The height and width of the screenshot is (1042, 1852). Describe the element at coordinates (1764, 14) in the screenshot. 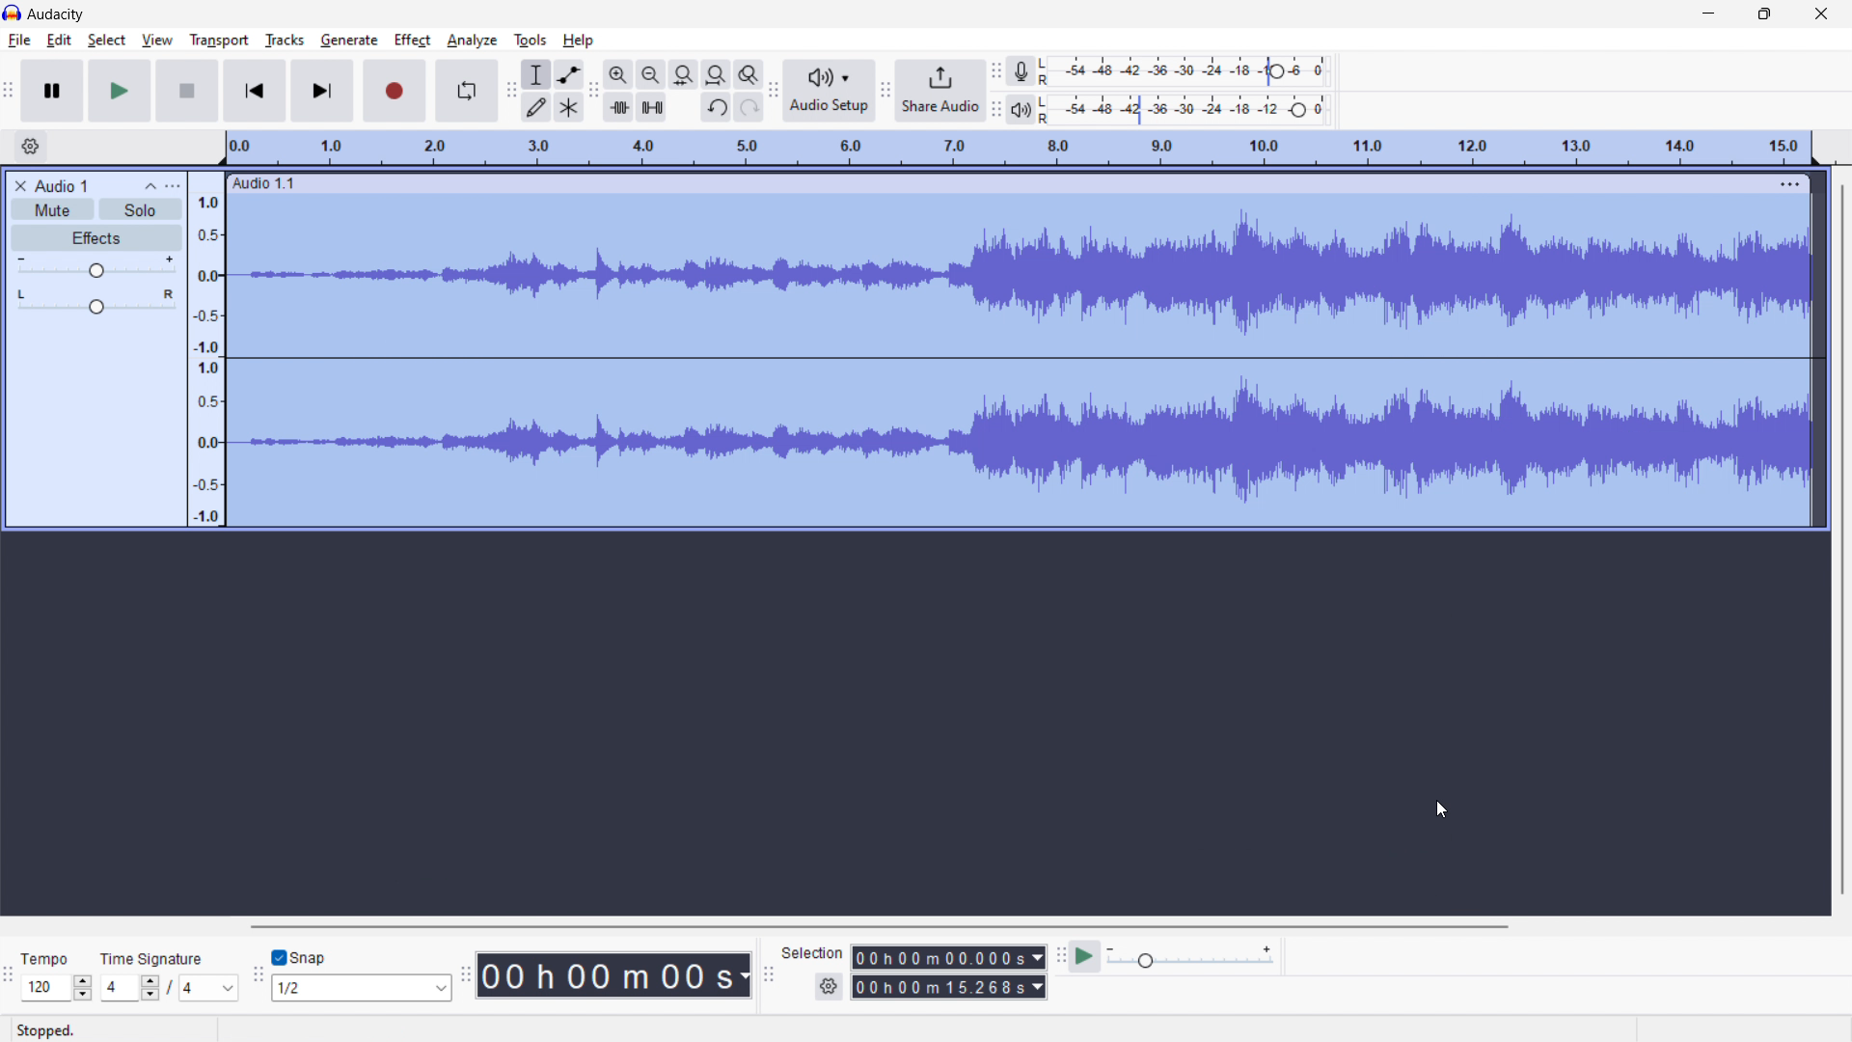

I see `maximize` at that location.